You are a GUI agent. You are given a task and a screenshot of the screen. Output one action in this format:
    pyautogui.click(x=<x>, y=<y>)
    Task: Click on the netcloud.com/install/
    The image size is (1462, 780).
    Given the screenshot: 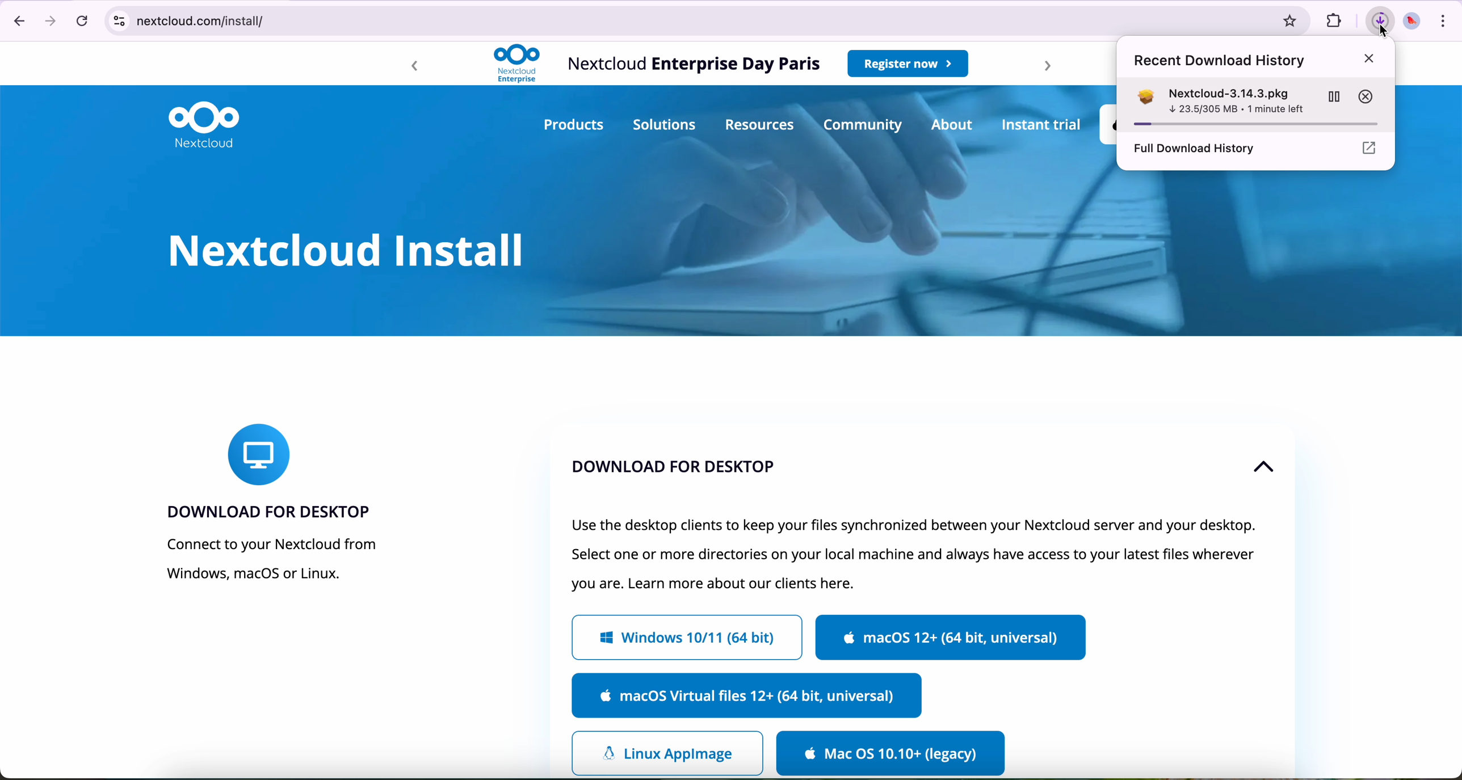 What is the action you would take?
    pyautogui.click(x=678, y=22)
    